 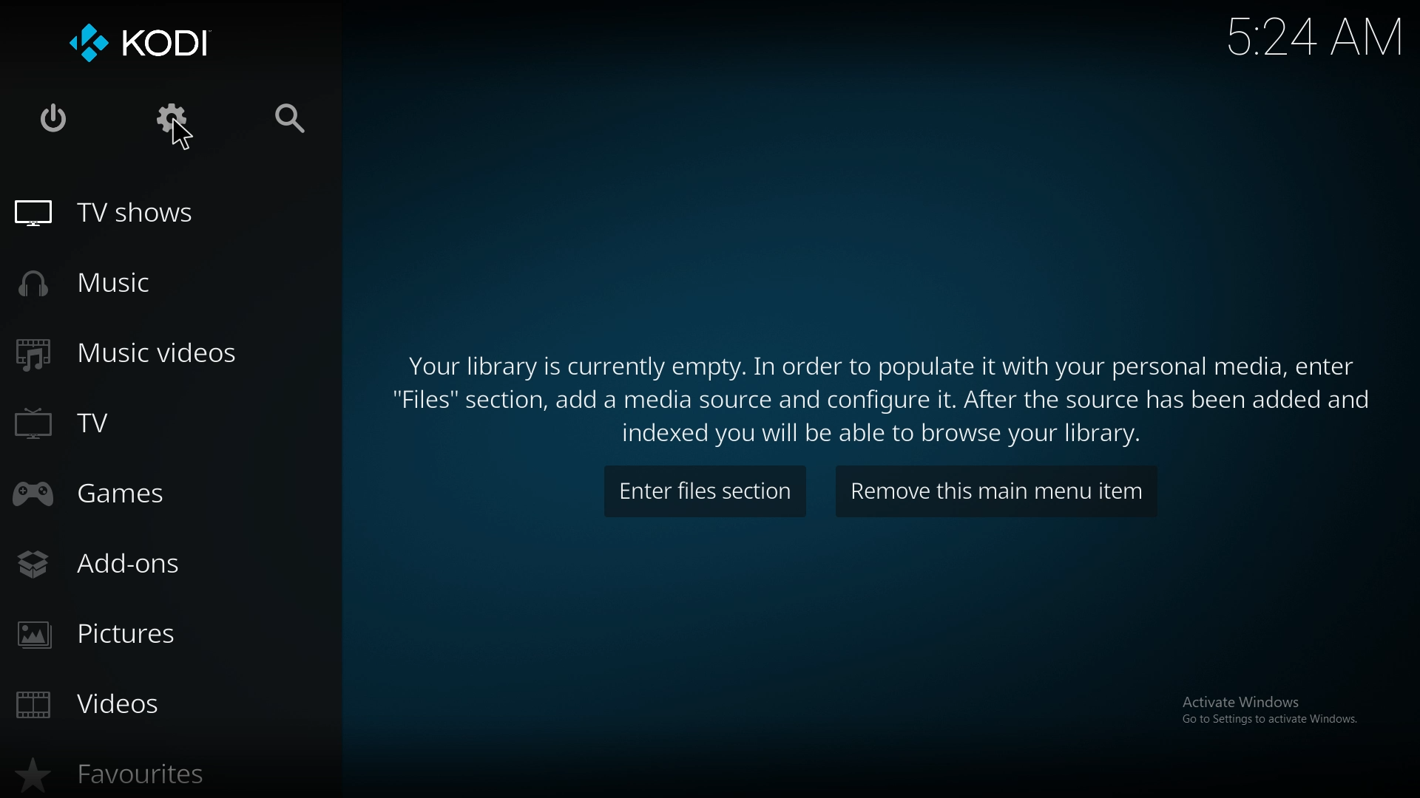 I want to click on cursor, so click(x=185, y=141).